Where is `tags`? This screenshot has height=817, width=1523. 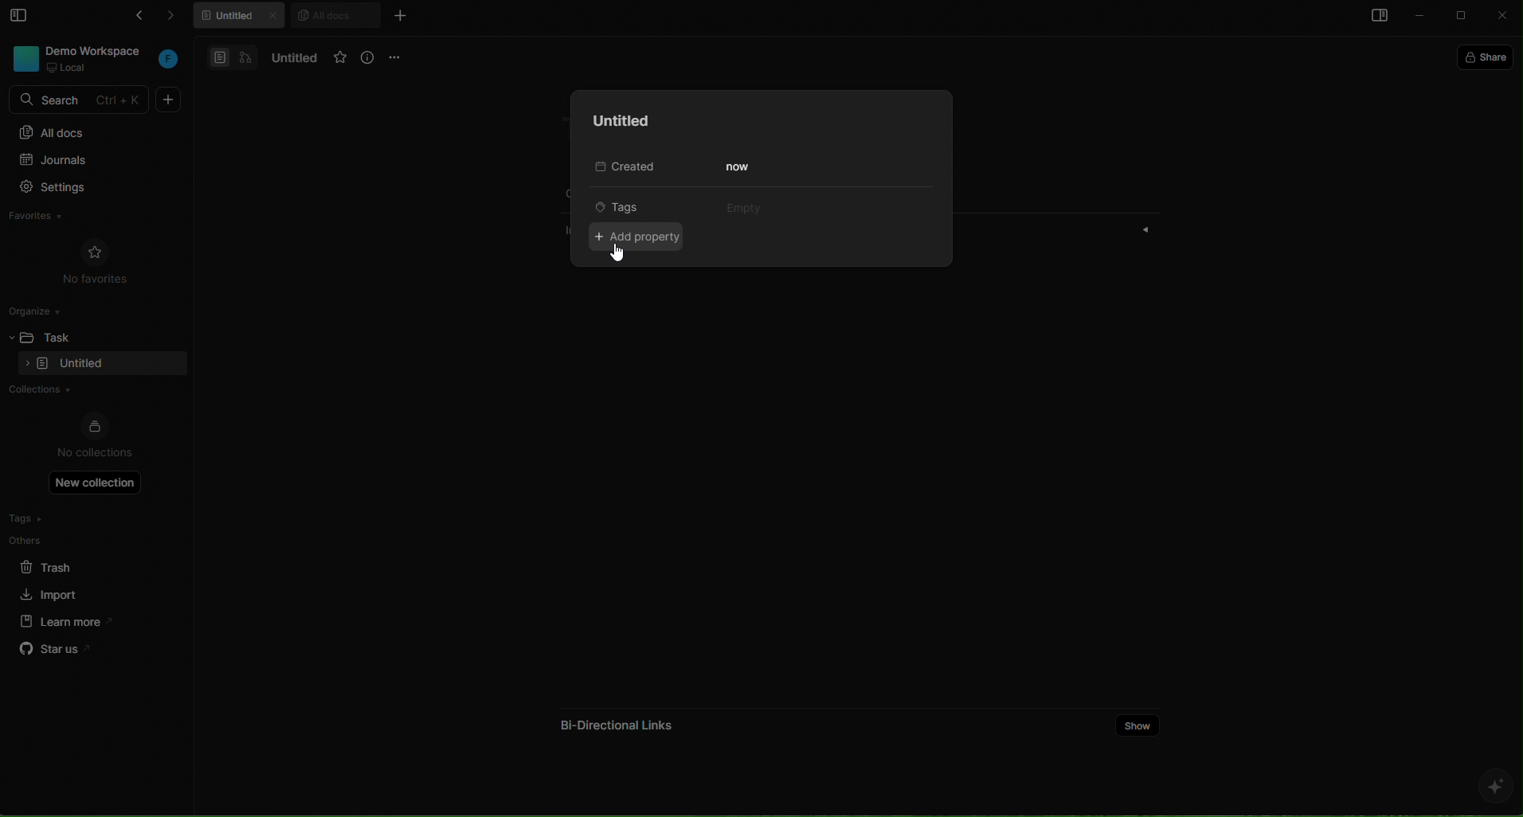
tags is located at coordinates (630, 205).